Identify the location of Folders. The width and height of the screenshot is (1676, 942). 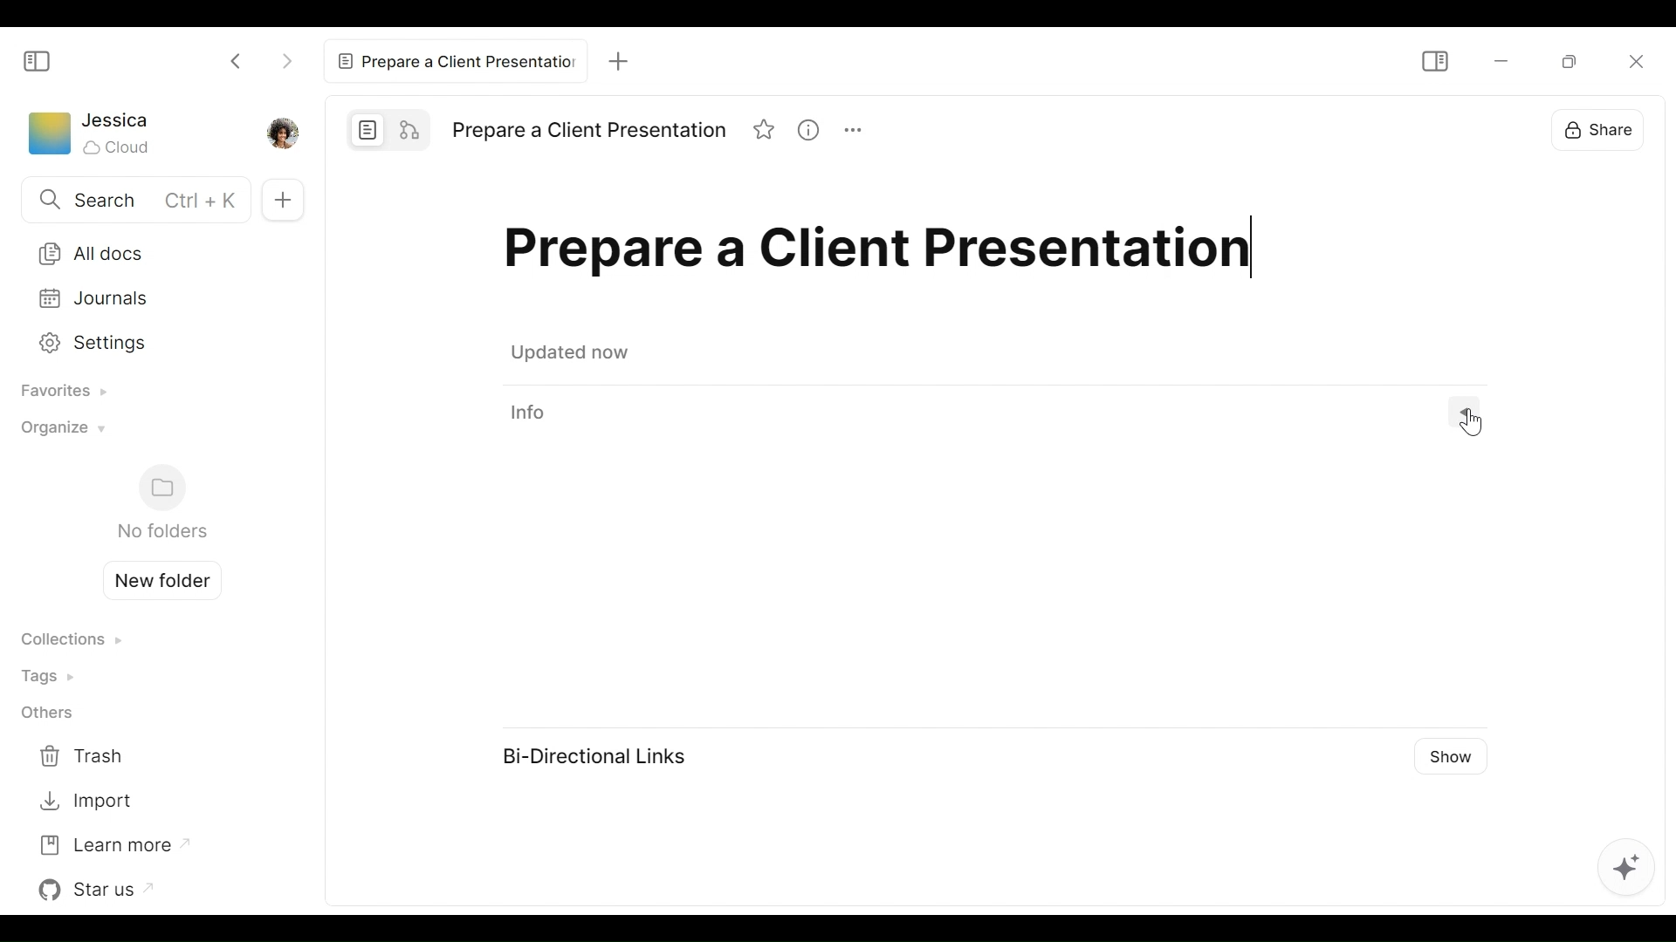
(161, 503).